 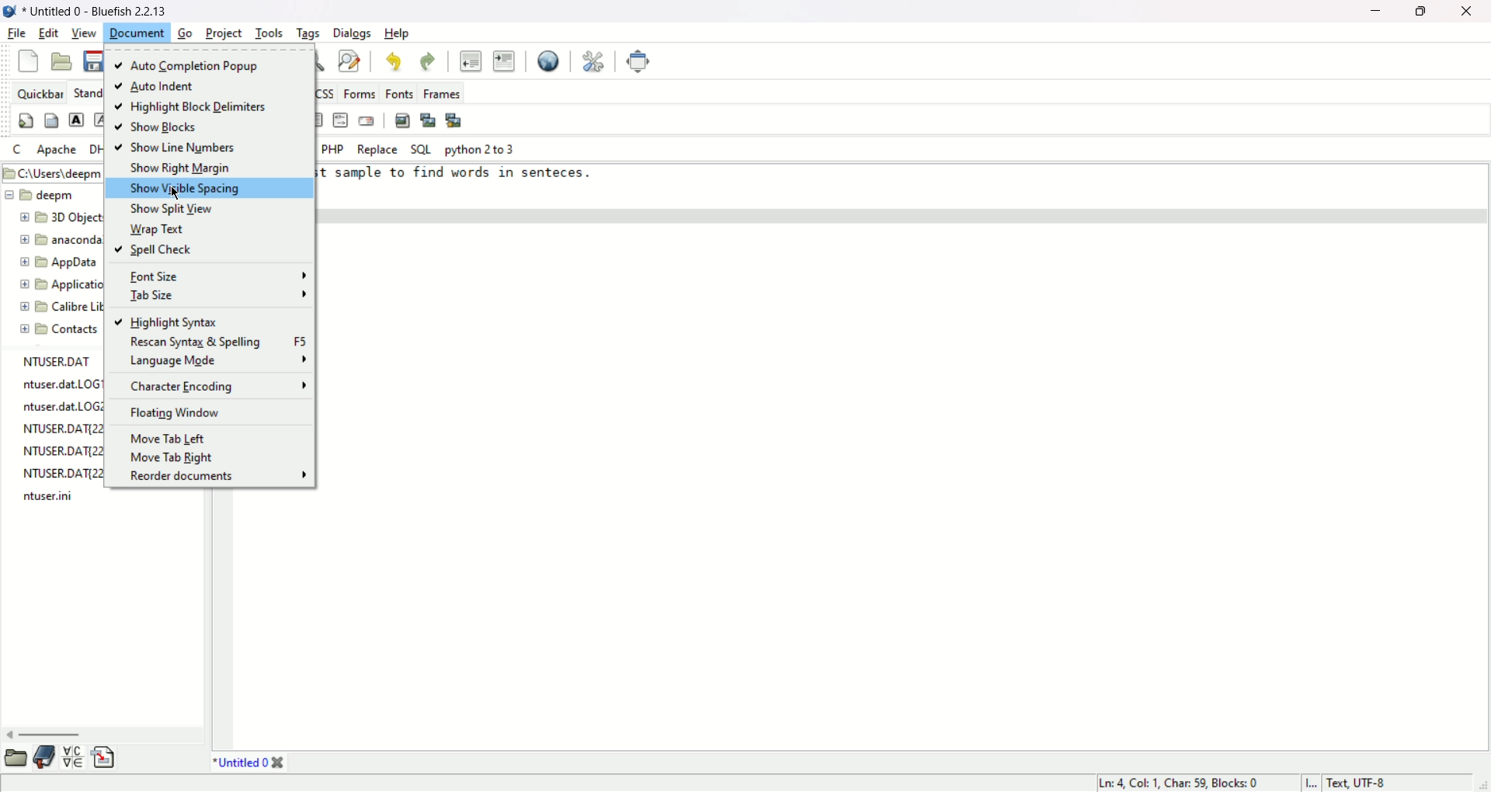 What do you see at coordinates (393, 61) in the screenshot?
I see `undo` at bounding box center [393, 61].